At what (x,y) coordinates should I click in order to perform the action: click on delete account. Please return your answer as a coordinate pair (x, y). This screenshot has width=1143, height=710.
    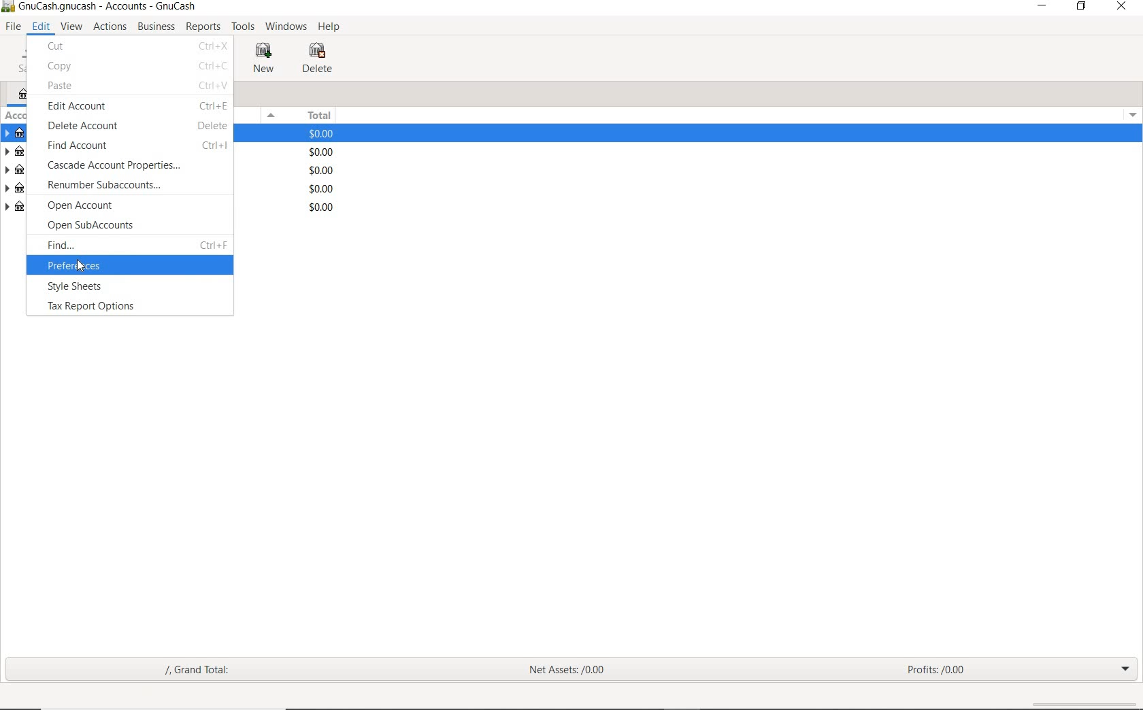
    Looking at the image, I should click on (82, 126).